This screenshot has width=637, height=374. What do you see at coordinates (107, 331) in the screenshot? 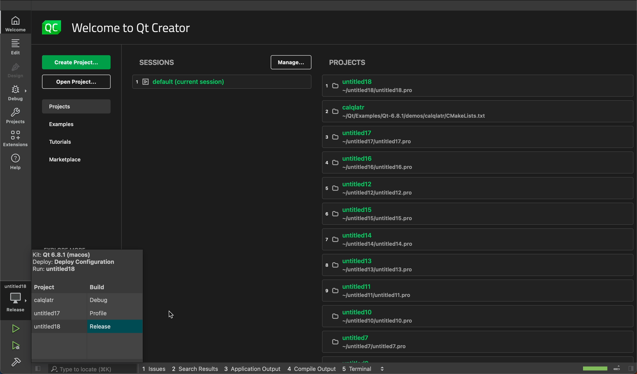
I see `Release` at bounding box center [107, 331].